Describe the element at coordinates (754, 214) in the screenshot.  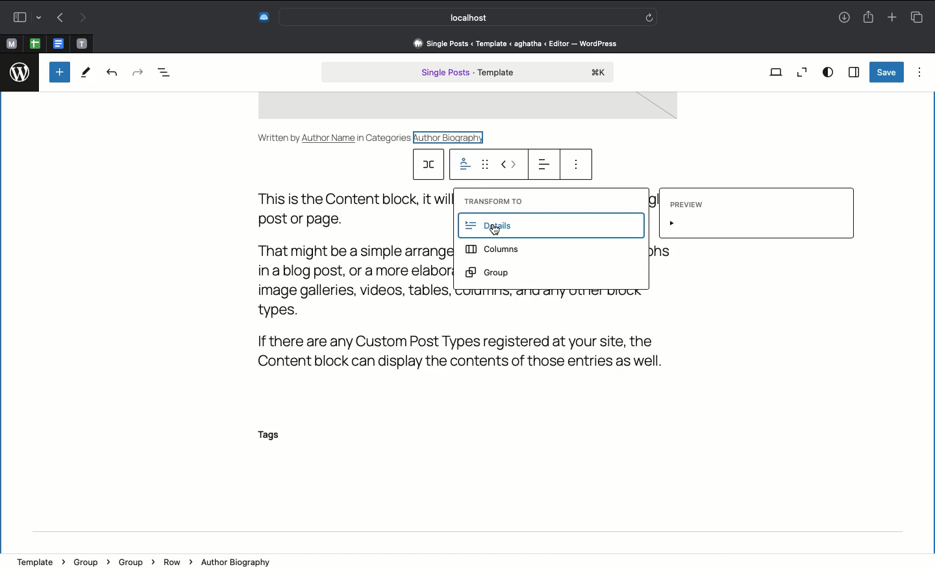
I see `Preview` at that location.